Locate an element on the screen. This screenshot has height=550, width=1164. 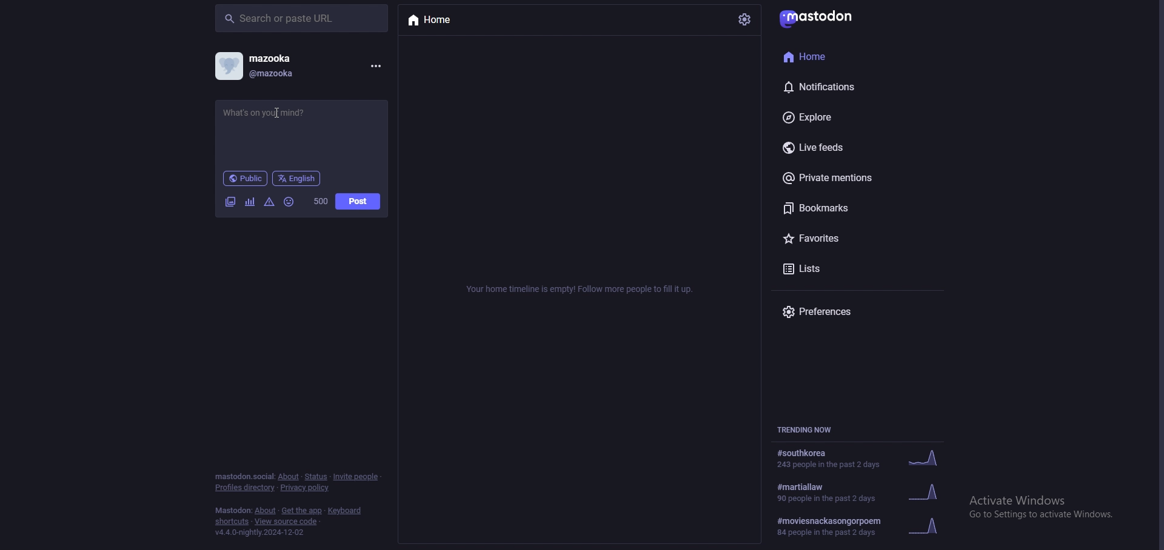
public is located at coordinates (245, 178).